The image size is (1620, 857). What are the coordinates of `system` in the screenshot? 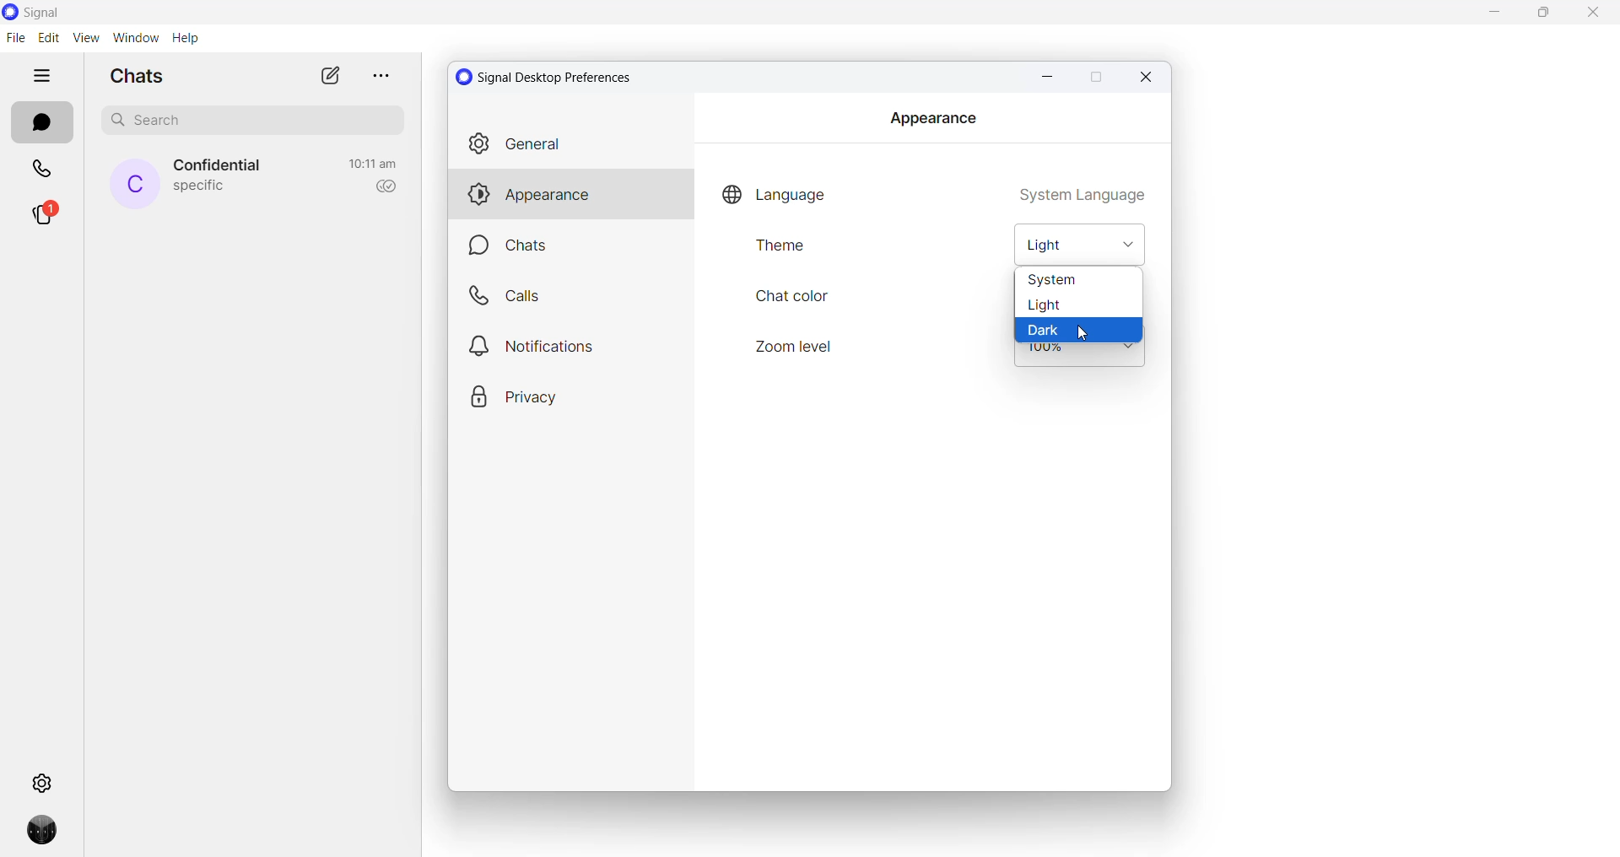 It's located at (1077, 280).